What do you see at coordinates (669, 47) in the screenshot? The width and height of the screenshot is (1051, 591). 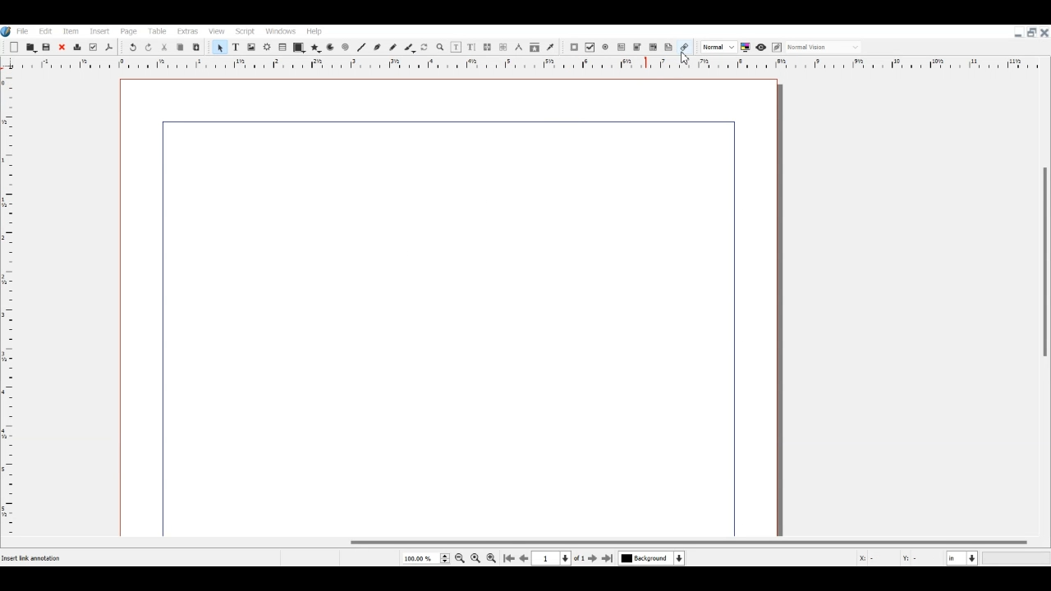 I see `Text Annotation ` at bounding box center [669, 47].